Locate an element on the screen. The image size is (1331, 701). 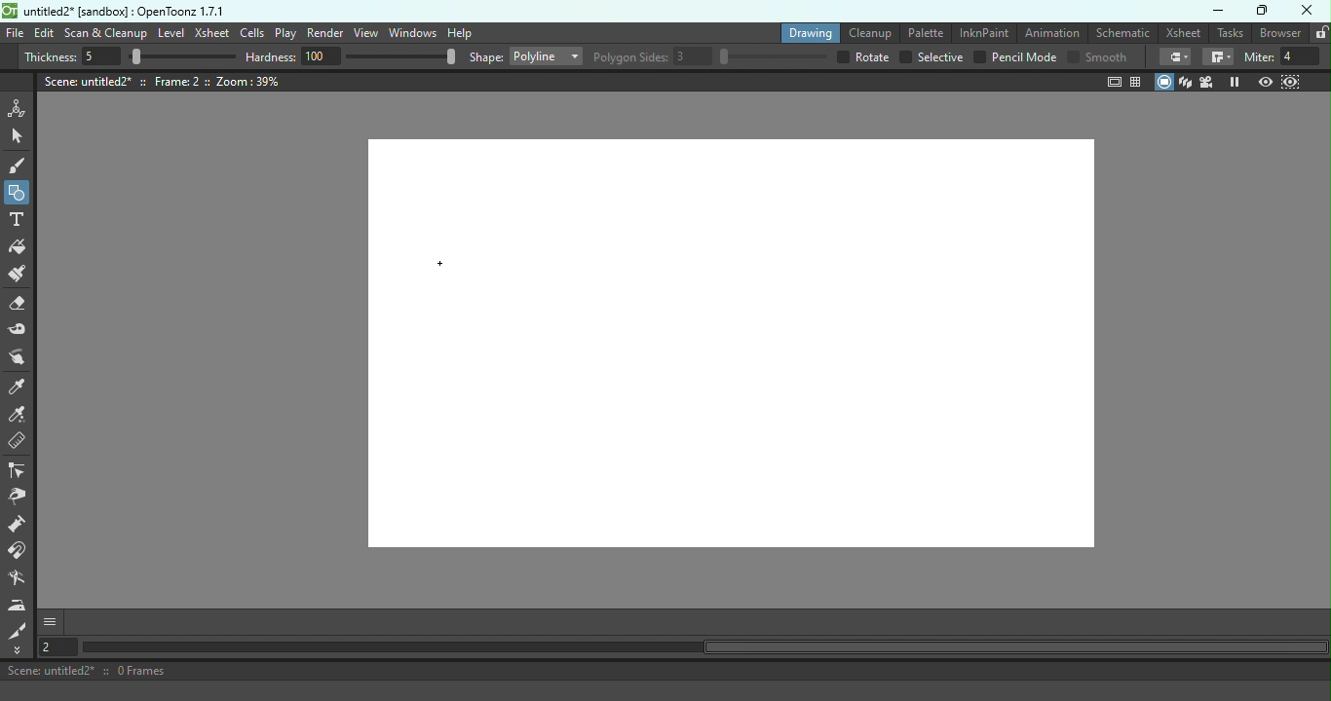
Lock rooms tab is located at coordinates (1321, 33).